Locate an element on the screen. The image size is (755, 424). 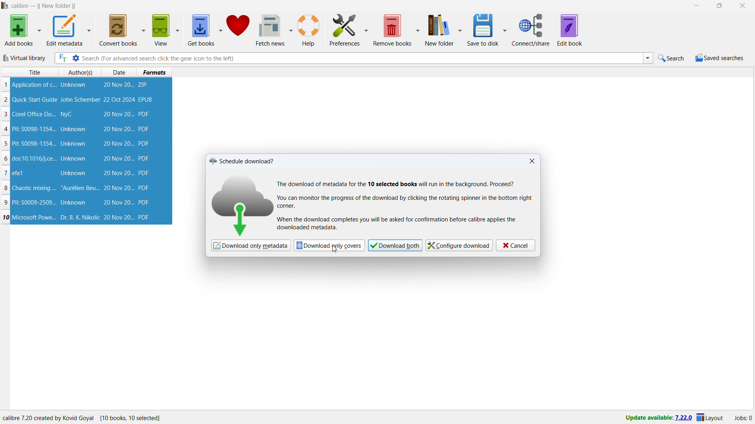
Chaotic mixing ... is located at coordinates (34, 188).